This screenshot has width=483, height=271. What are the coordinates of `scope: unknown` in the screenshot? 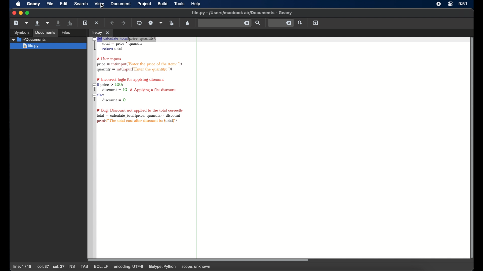 It's located at (196, 267).